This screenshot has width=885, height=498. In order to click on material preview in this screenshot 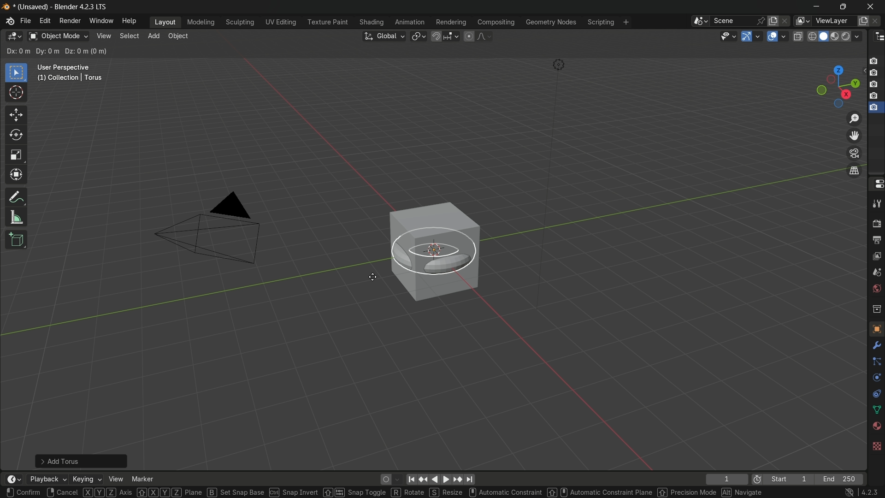, I will do `click(853, 36)`.